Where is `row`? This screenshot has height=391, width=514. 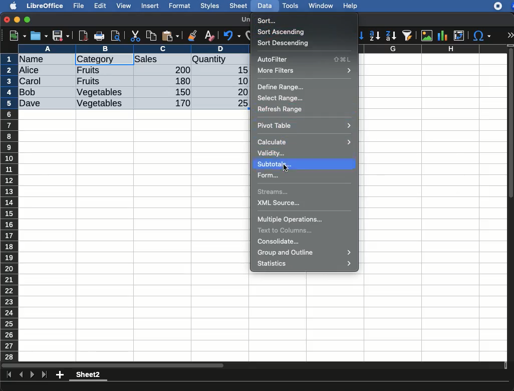 row is located at coordinates (10, 207).